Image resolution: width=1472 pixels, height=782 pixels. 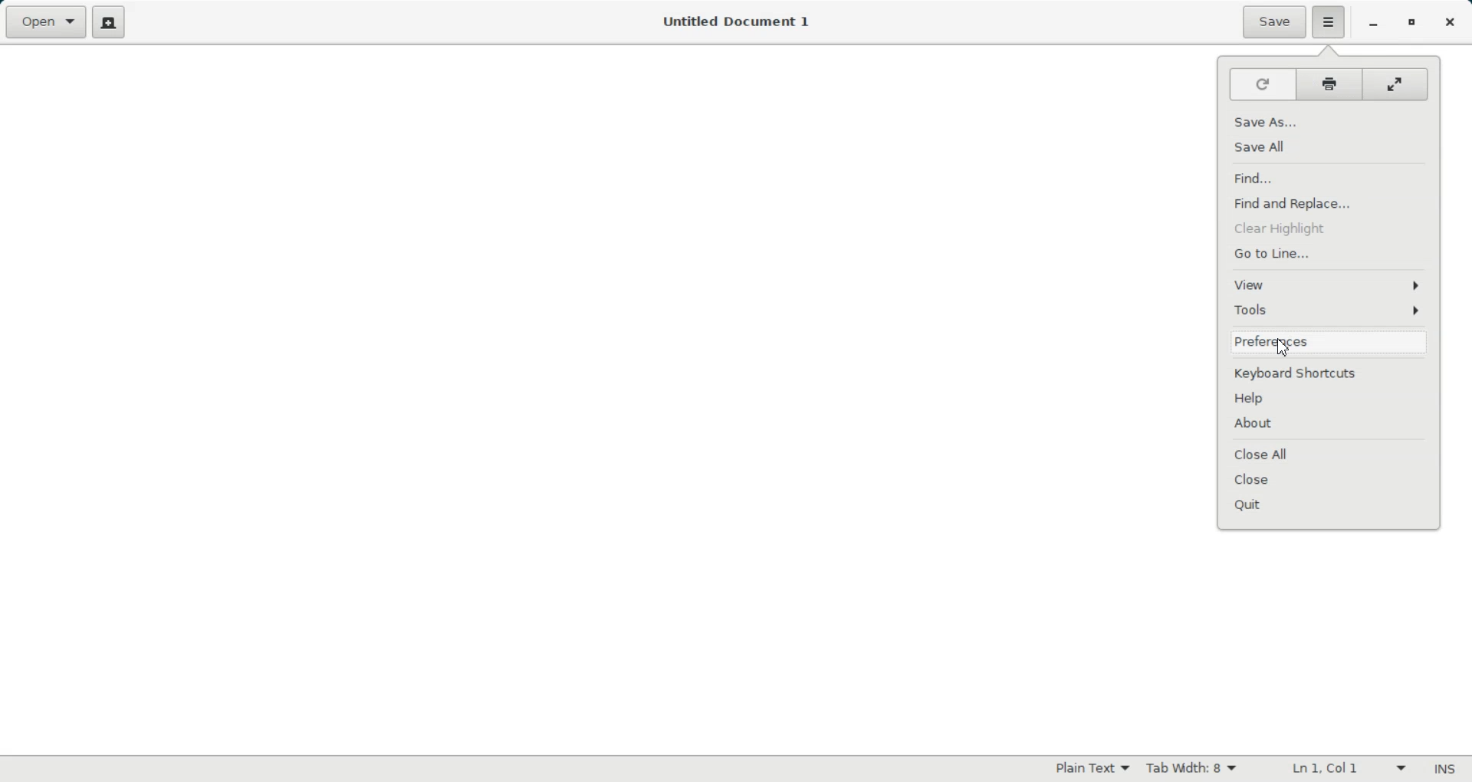 What do you see at coordinates (1273, 22) in the screenshot?
I see `Save` at bounding box center [1273, 22].